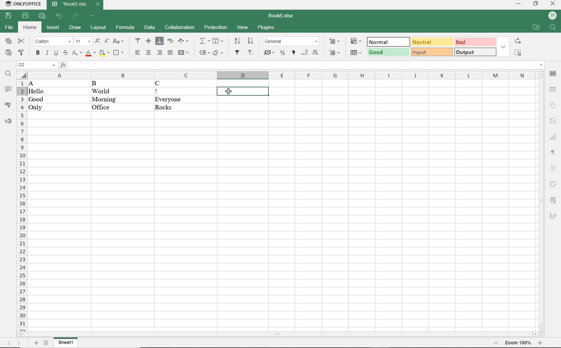 The image size is (561, 348). I want to click on FORMULA, so click(124, 28).